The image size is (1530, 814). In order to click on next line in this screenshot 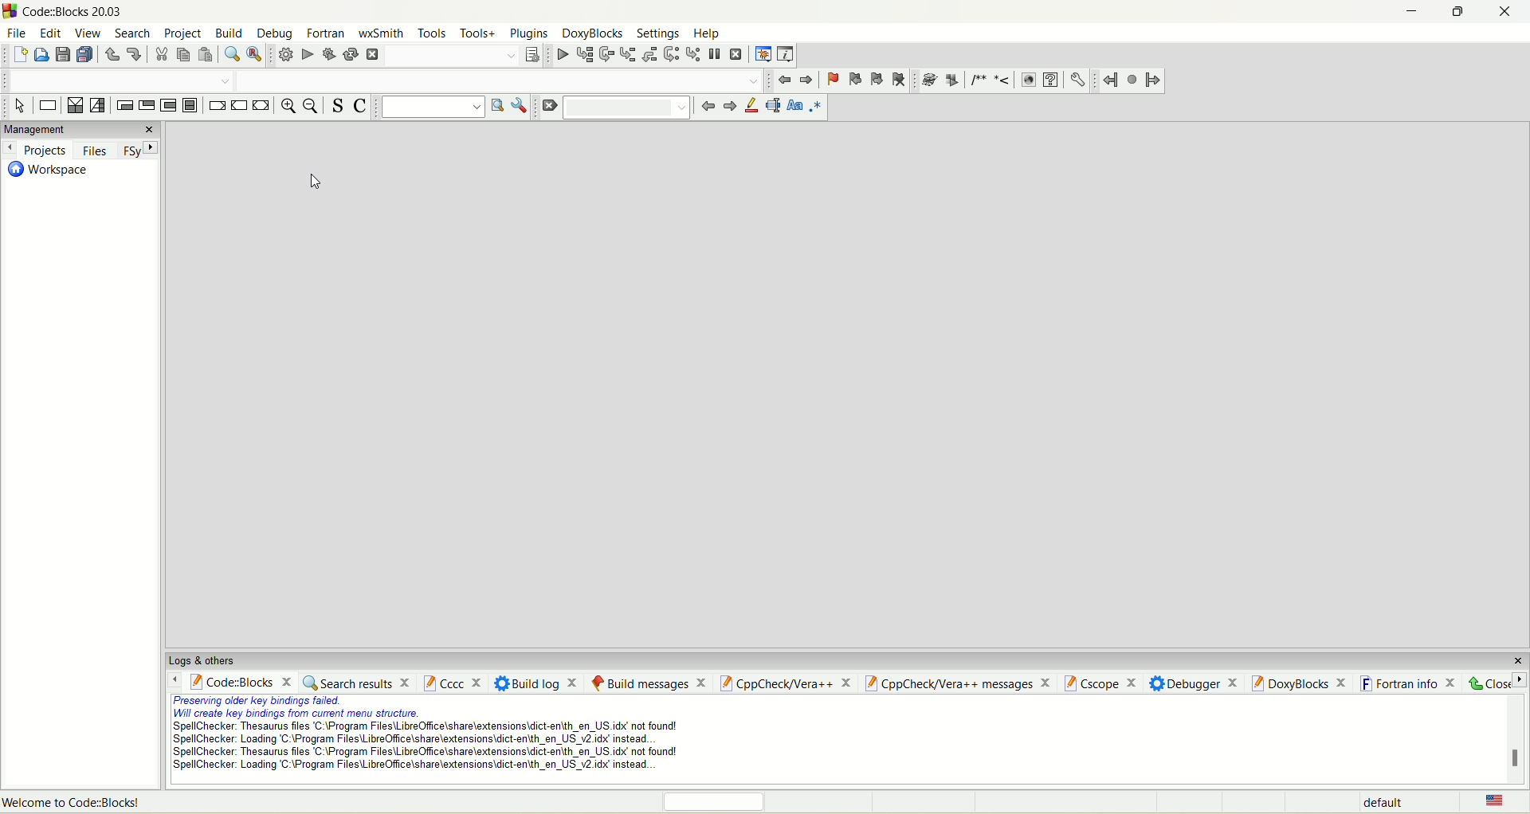, I will do `click(606, 54)`.